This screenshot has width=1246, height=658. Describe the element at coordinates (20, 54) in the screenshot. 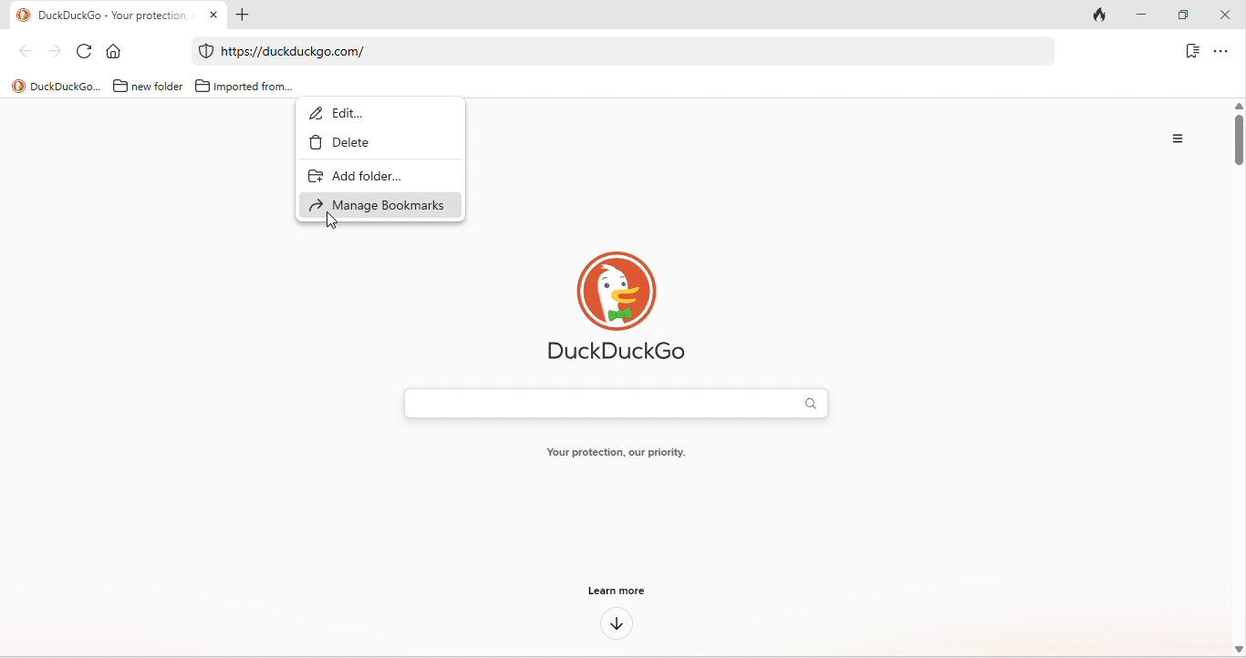

I see `back` at that location.